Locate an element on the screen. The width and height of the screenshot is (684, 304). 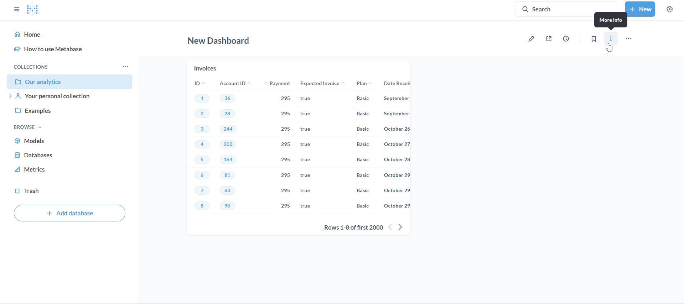
collection is located at coordinates (33, 66).